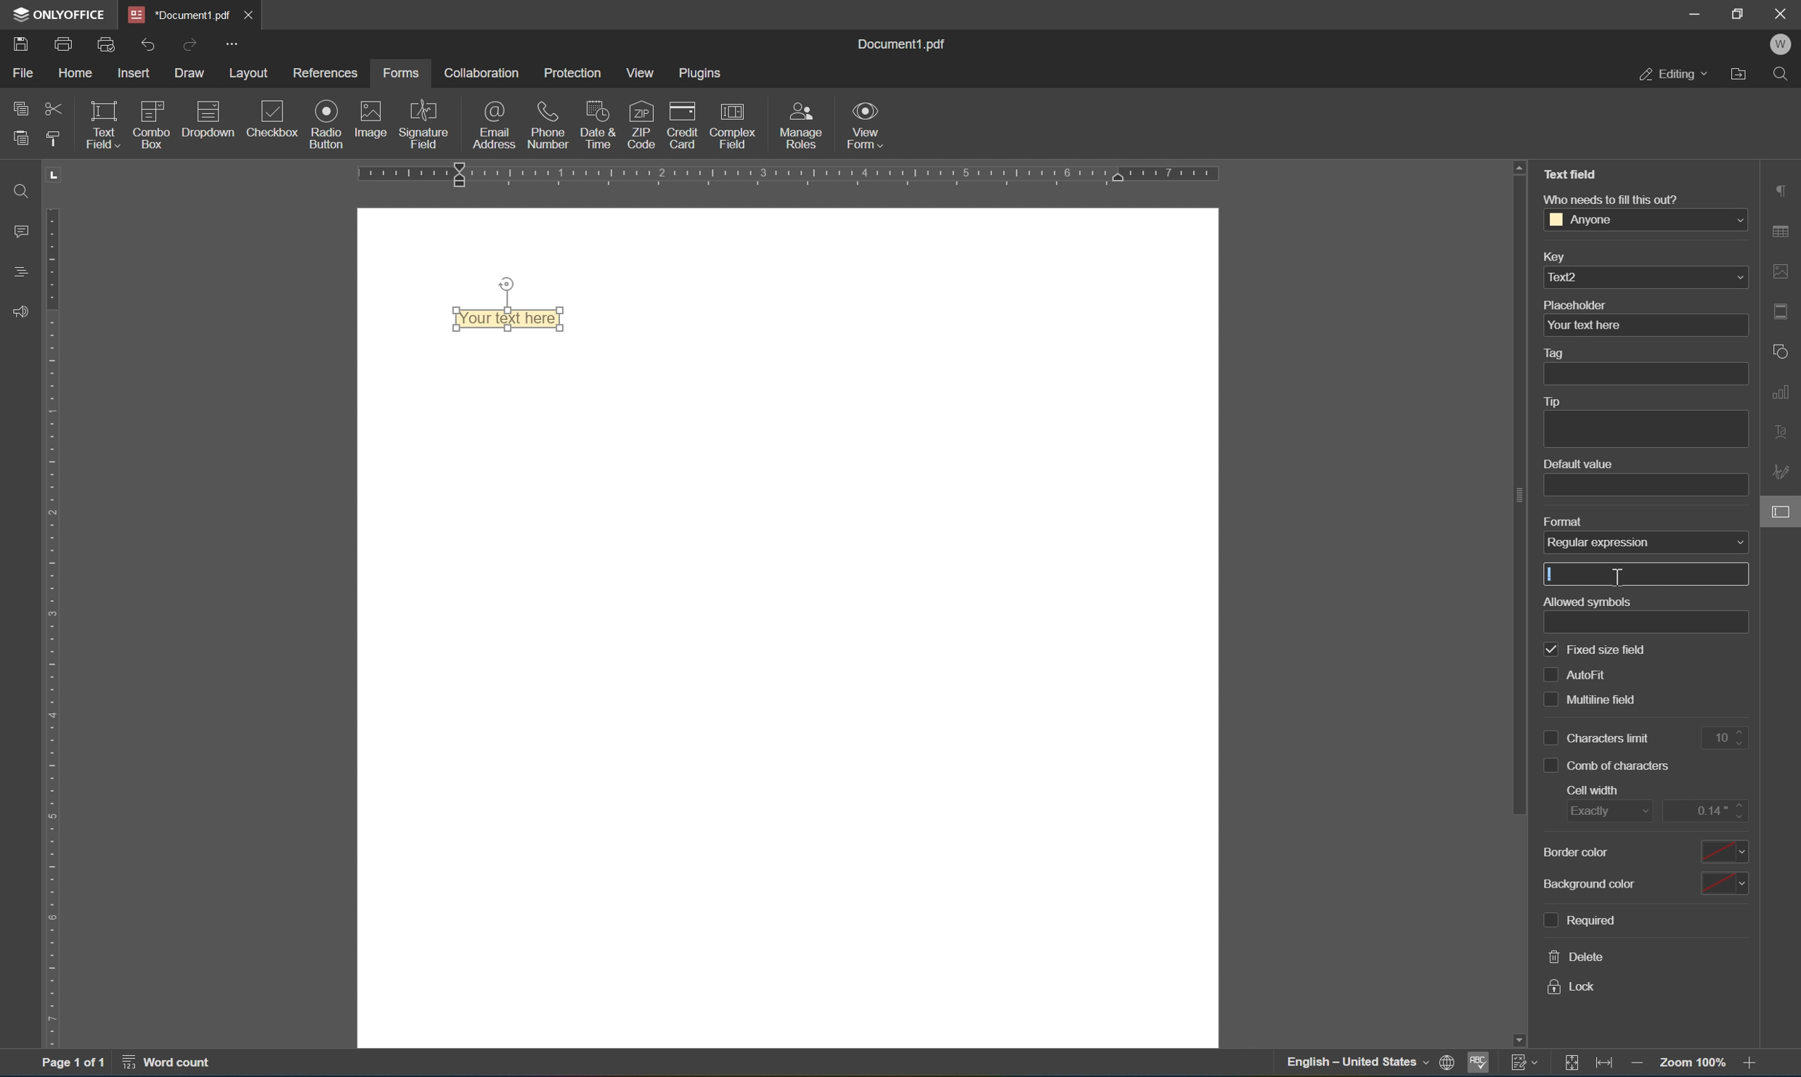 This screenshot has height=1077, width=1801. I want to click on spell checking, so click(1480, 1062).